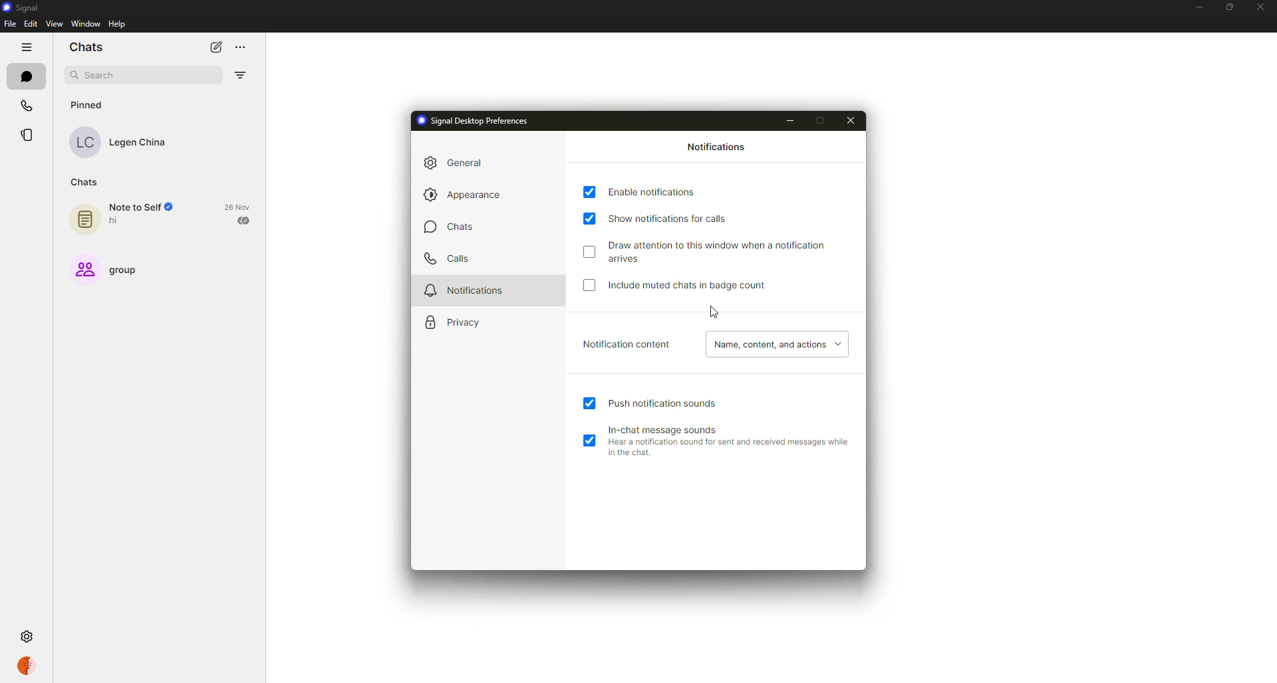 The height and width of the screenshot is (683, 1277). What do you see at coordinates (592, 252) in the screenshot?
I see `click to enable` at bounding box center [592, 252].